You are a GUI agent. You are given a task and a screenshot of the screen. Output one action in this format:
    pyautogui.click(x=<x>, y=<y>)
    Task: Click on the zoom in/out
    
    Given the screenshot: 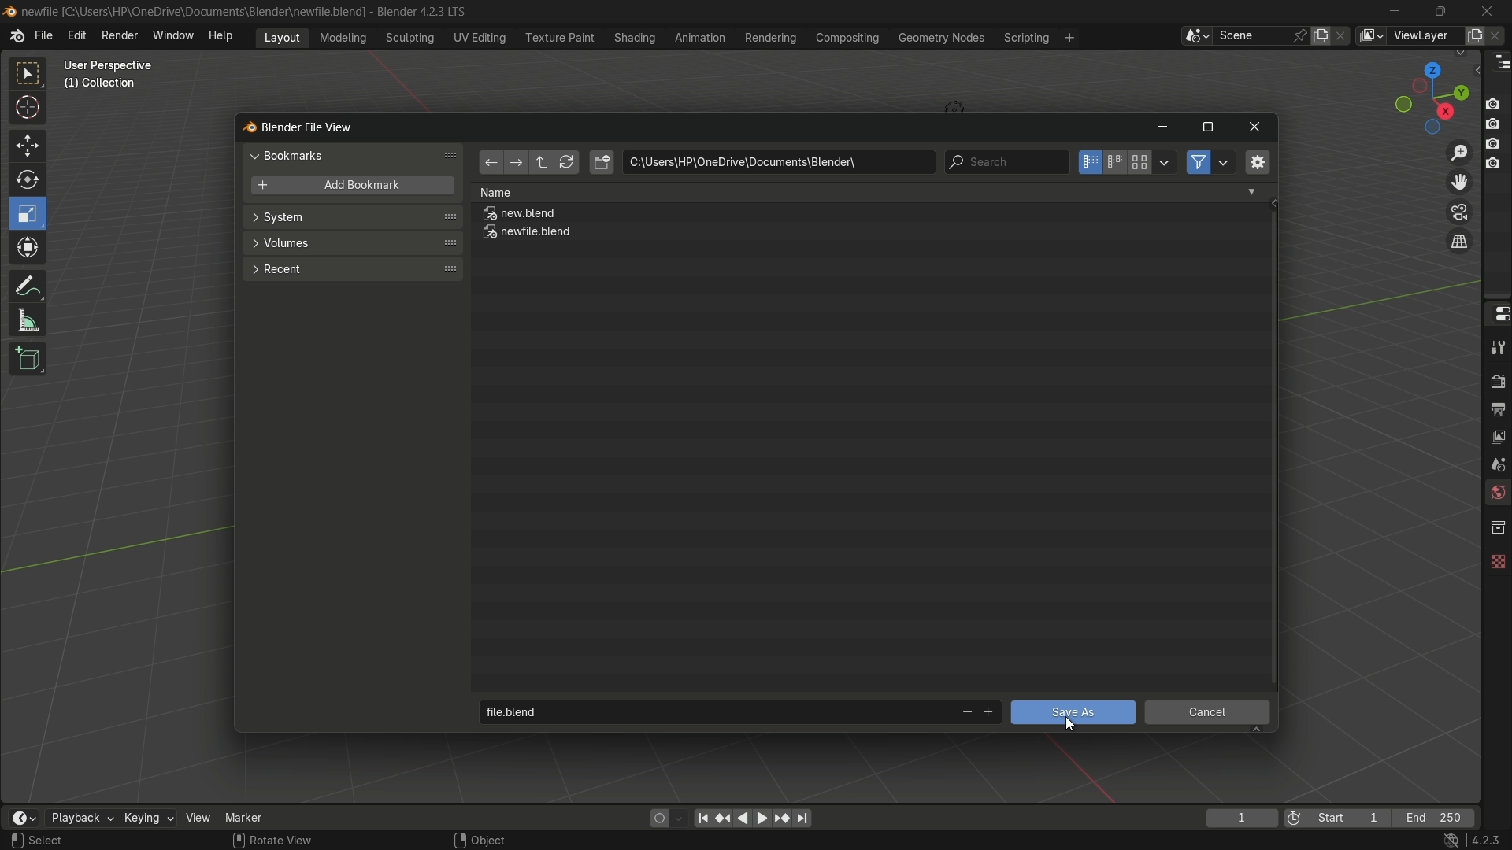 What is the action you would take?
    pyautogui.click(x=1460, y=150)
    